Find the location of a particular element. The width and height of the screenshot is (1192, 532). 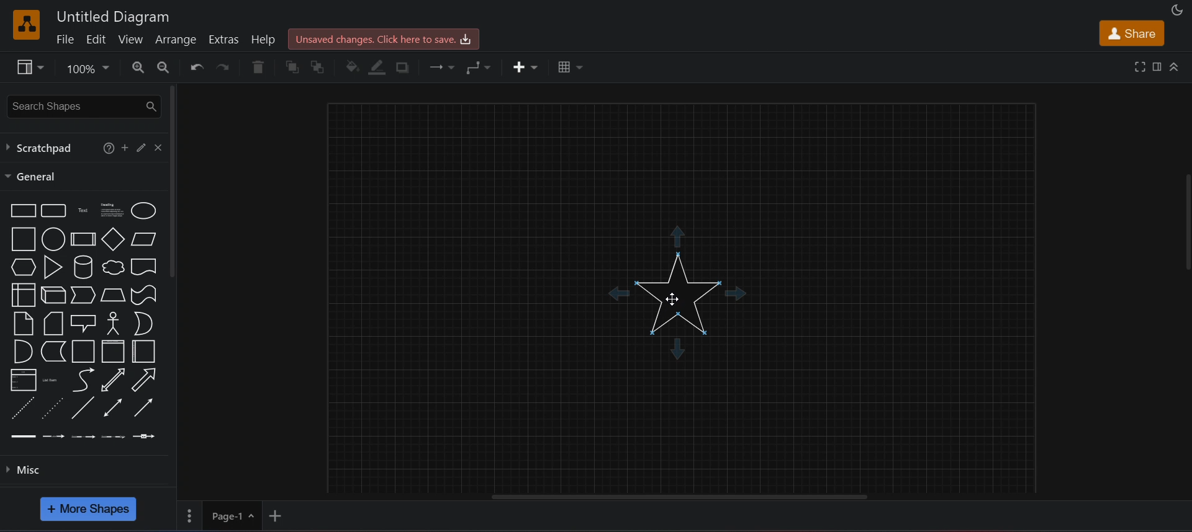

rectangle is located at coordinates (21, 210).